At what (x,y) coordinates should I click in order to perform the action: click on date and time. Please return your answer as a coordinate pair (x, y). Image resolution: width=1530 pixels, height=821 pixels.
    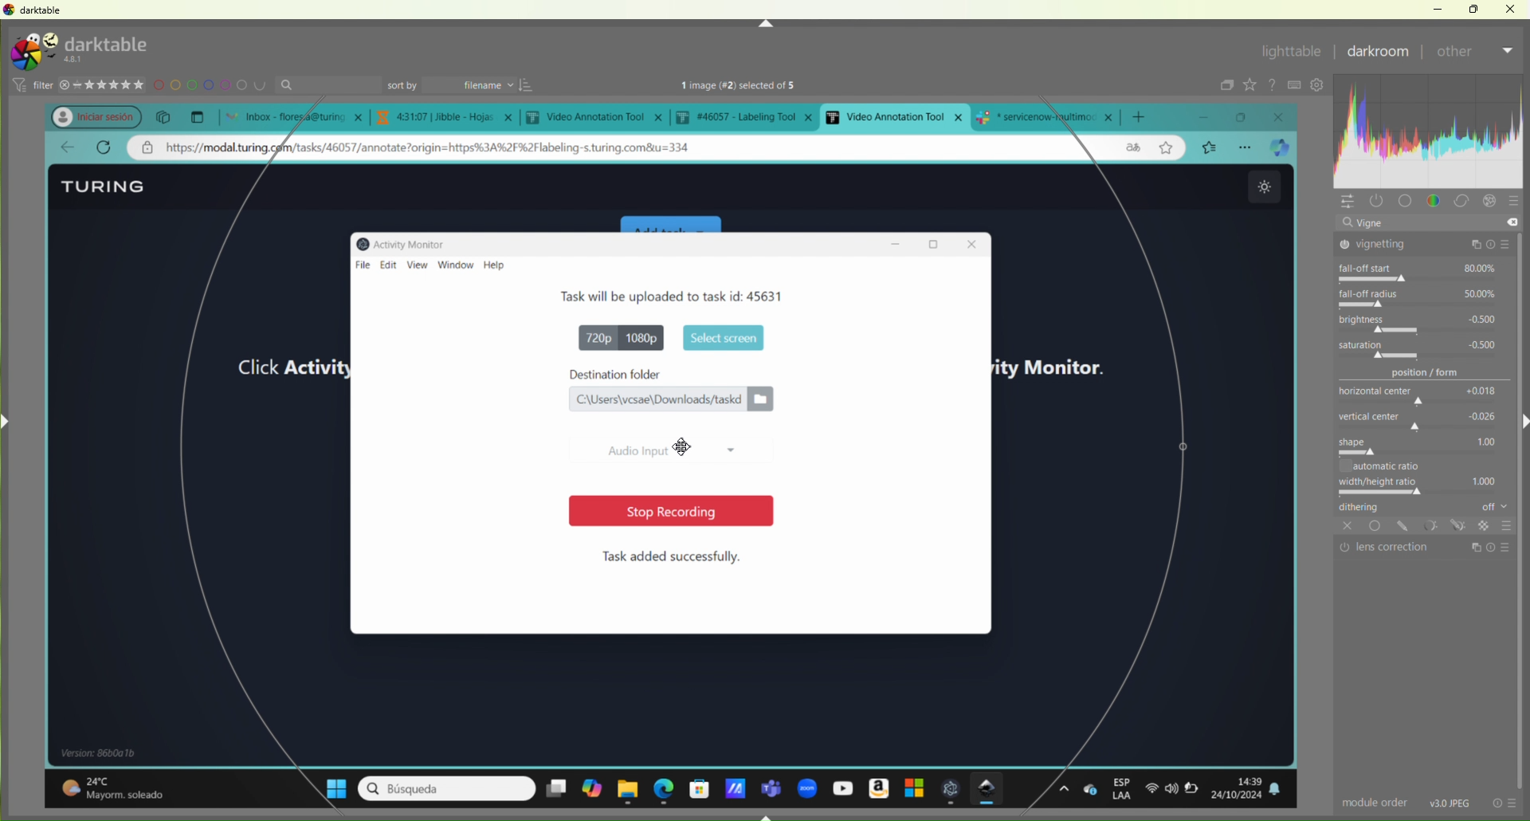
    Looking at the image, I should click on (1240, 787).